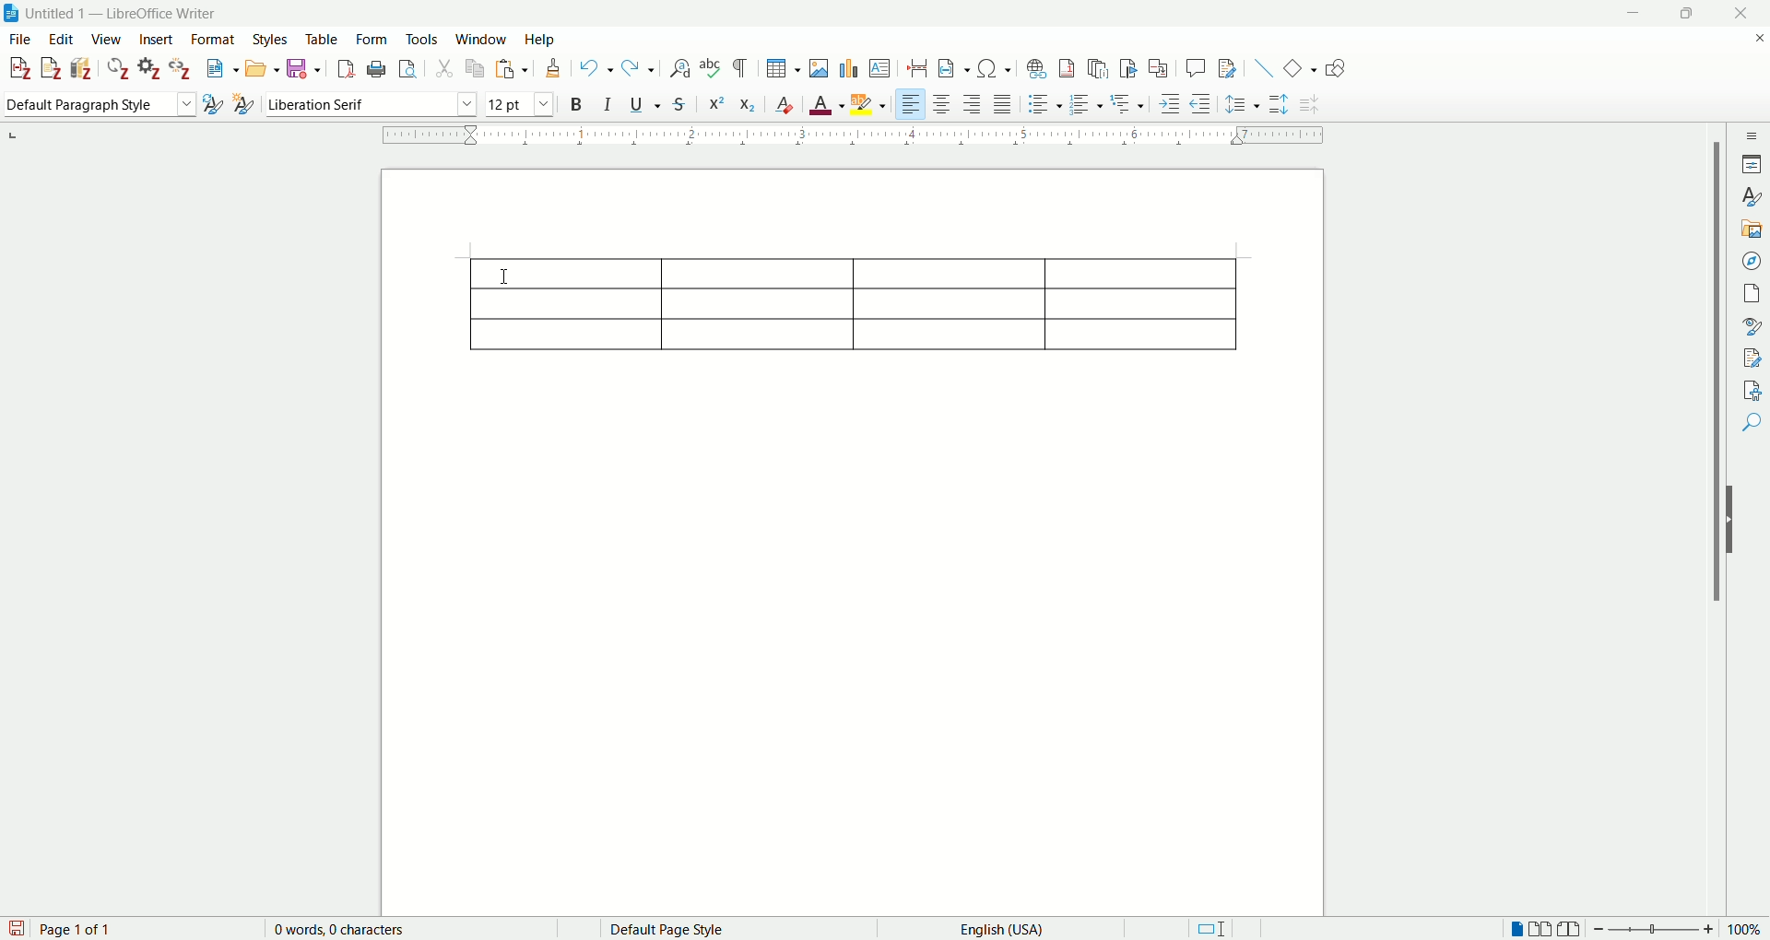  What do you see at coordinates (259, 70) in the screenshot?
I see `open` at bounding box center [259, 70].